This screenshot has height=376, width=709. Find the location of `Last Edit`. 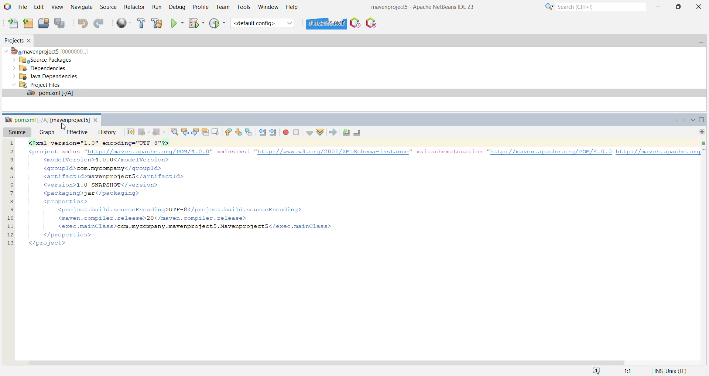

Last Edit is located at coordinates (129, 132).